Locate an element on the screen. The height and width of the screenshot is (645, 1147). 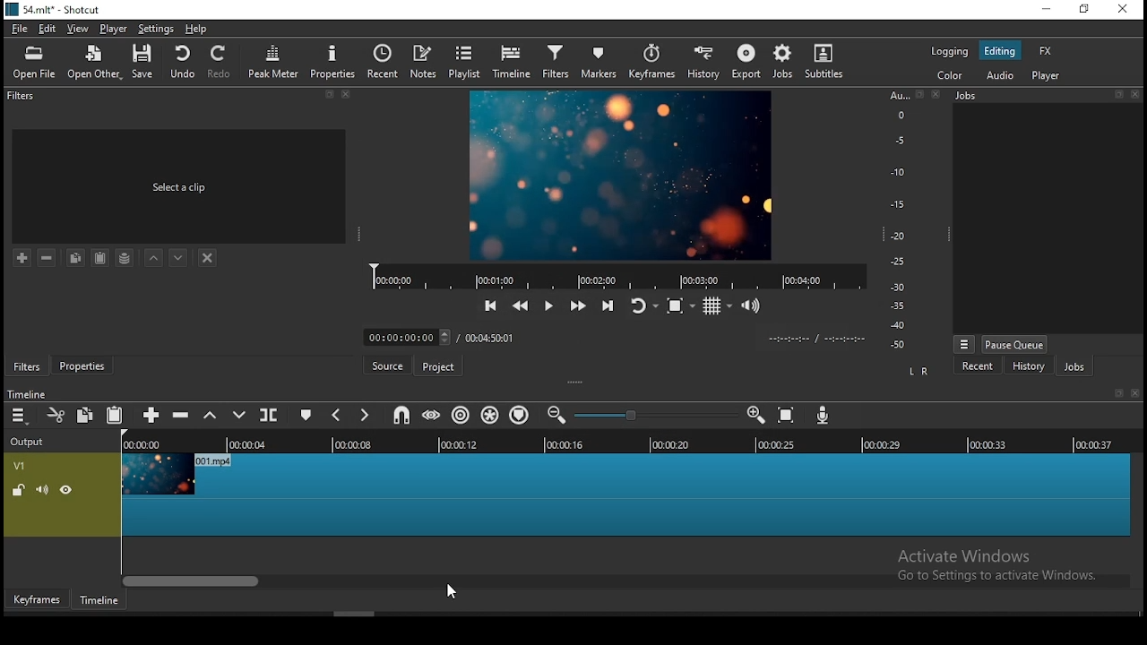
restore is located at coordinates (1082, 10).